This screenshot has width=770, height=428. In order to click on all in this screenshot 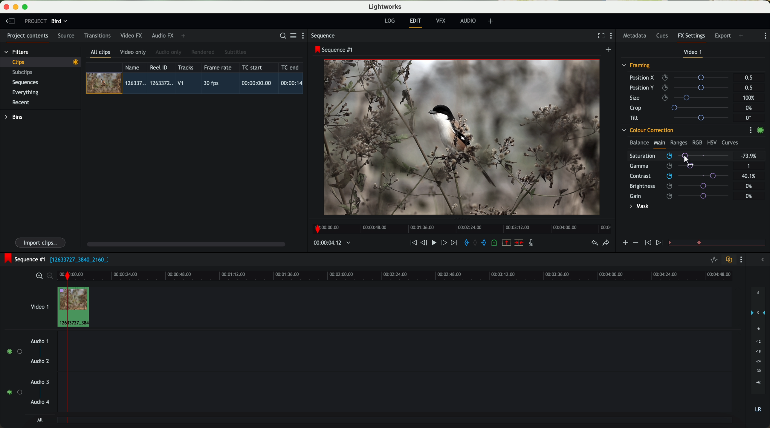, I will do `click(40, 420)`.